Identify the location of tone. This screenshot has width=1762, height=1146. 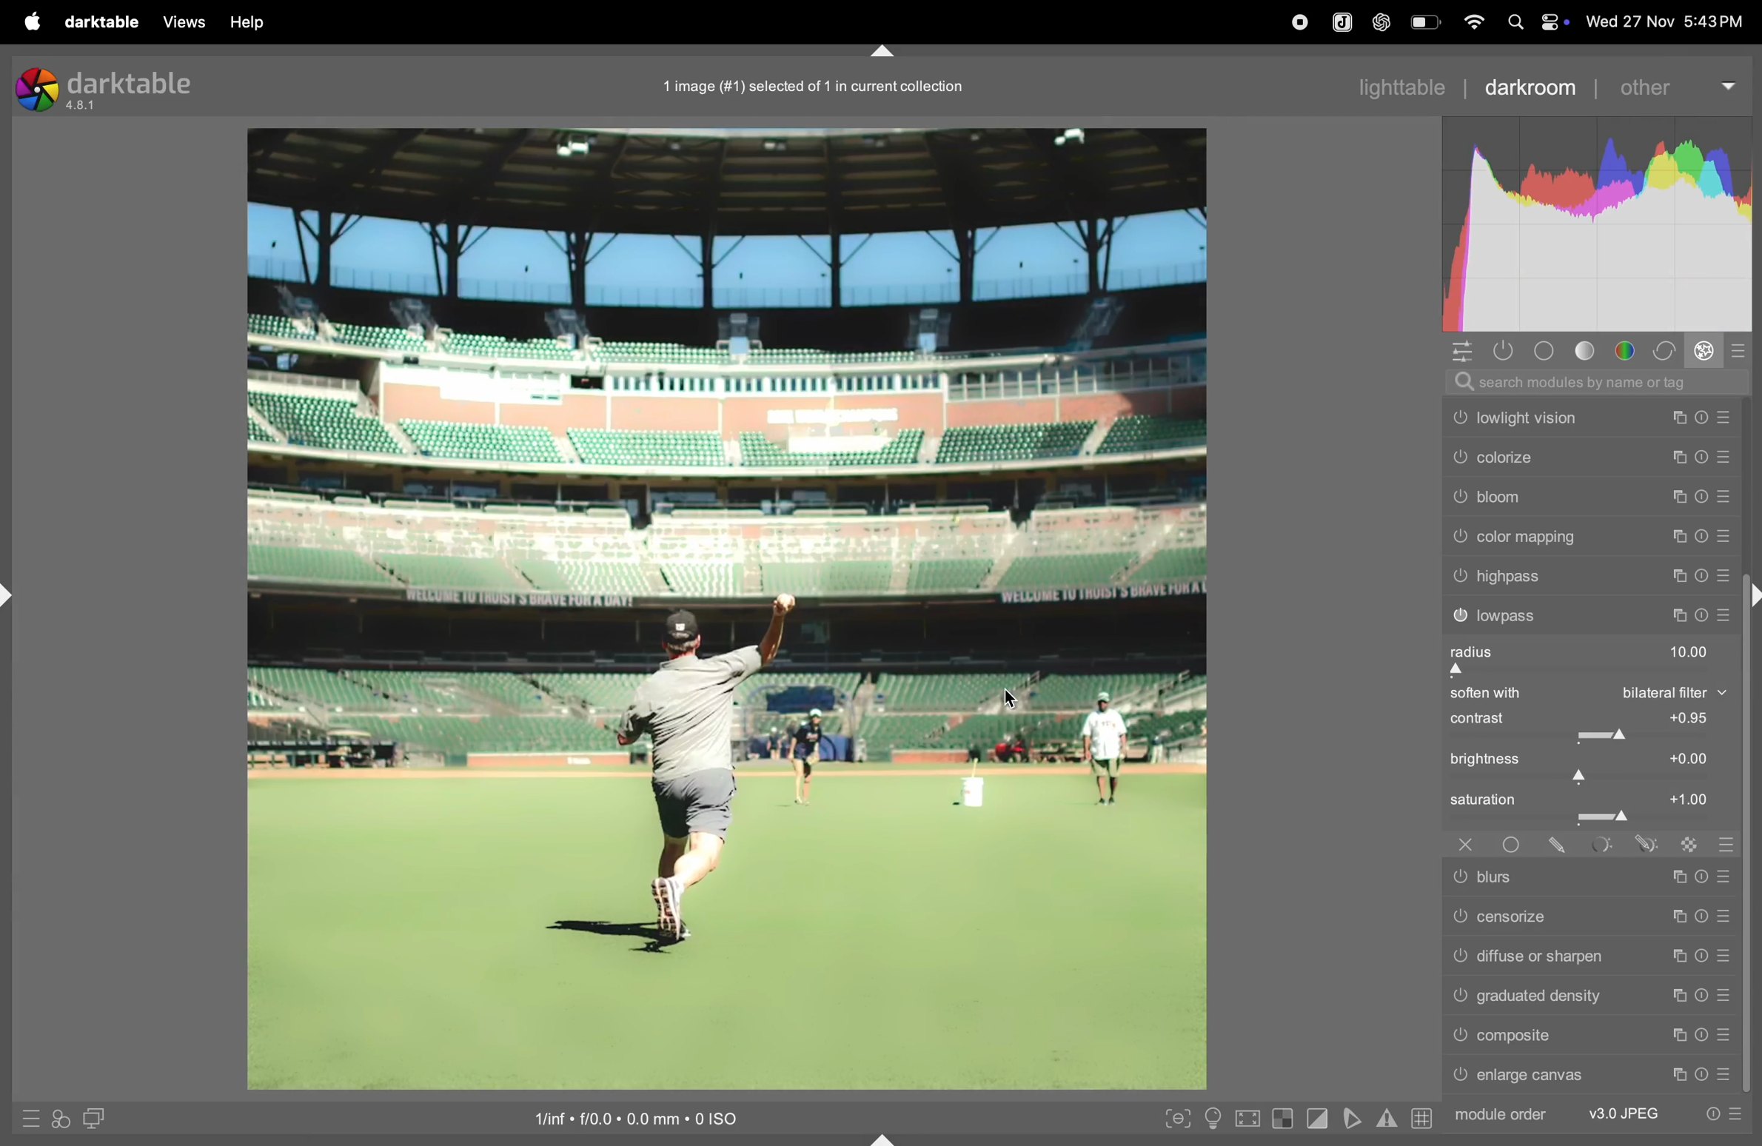
(1590, 351).